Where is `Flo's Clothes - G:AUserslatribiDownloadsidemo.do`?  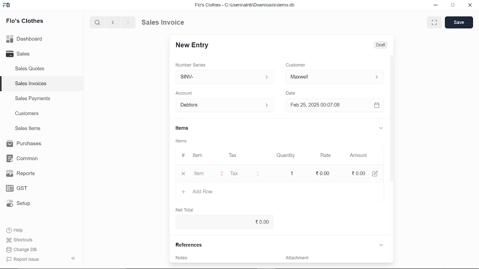
Flo's Clothes - G:AUserslatribiDownloadsidemo.do is located at coordinates (244, 5).